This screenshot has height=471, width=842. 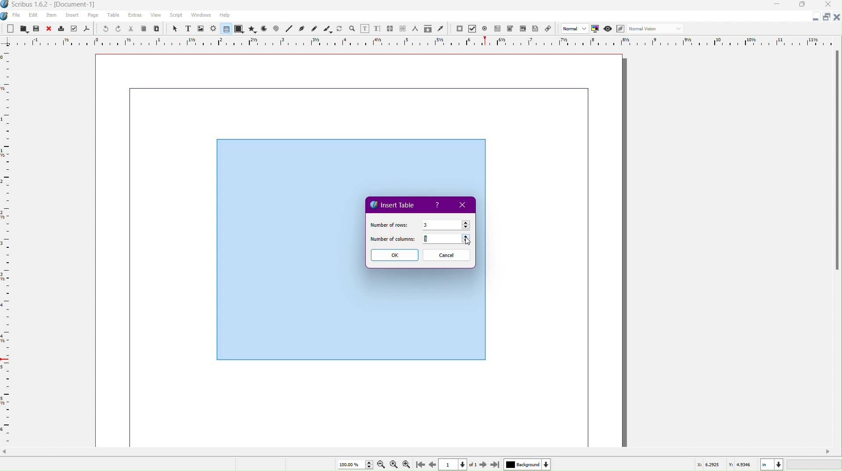 I want to click on Close, so click(x=837, y=17).